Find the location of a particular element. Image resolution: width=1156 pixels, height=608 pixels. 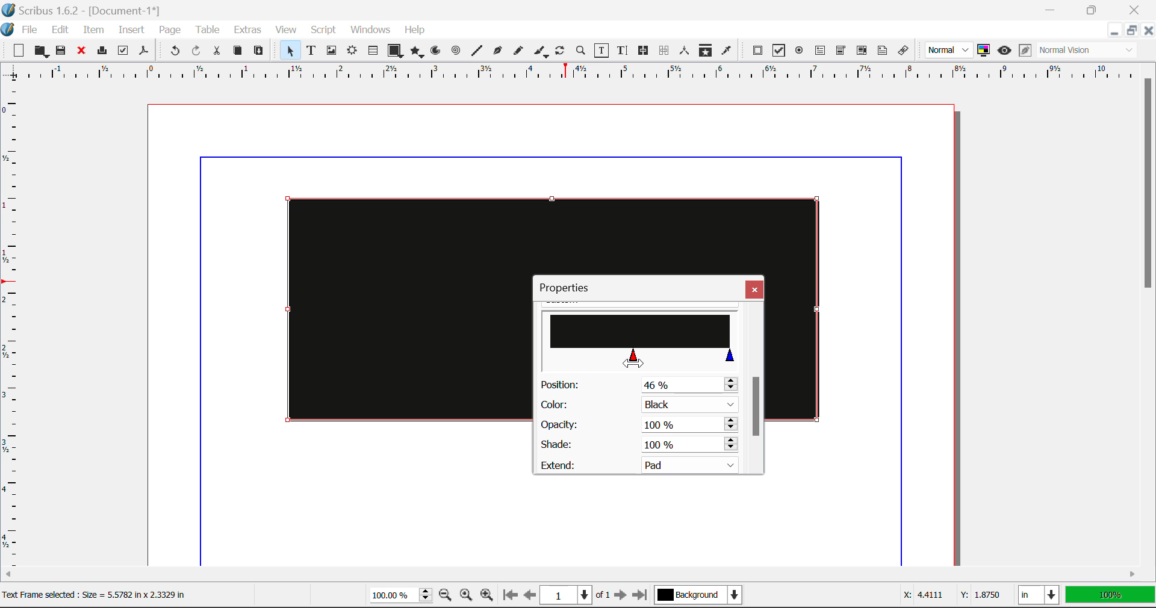

Polygons is located at coordinates (417, 53).